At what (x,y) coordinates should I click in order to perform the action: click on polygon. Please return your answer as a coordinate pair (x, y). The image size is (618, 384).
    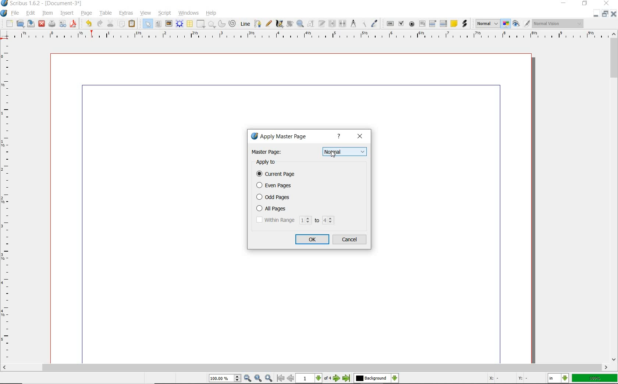
    Looking at the image, I should click on (211, 24).